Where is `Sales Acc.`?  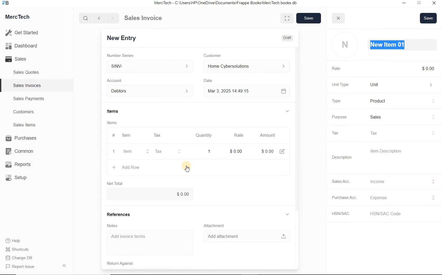 Sales Acc. is located at coordinates (342, 181).